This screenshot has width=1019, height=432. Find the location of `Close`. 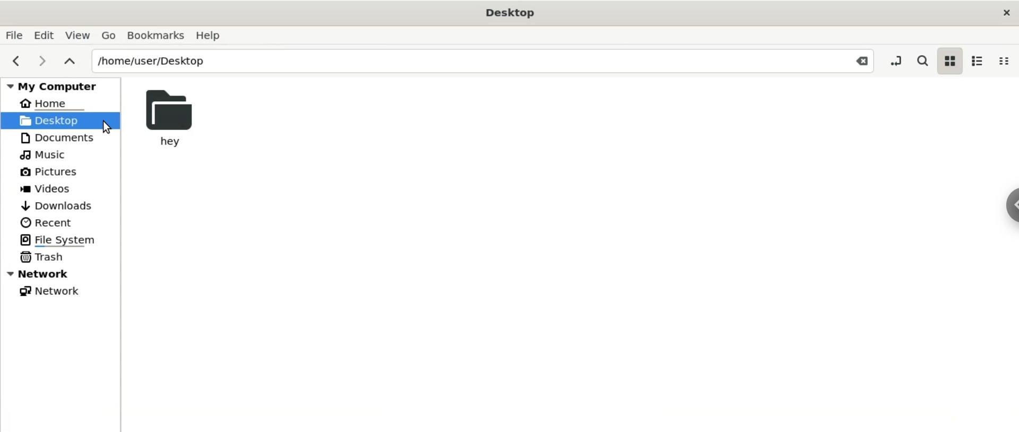

Close is located at coordinates (859, 63).